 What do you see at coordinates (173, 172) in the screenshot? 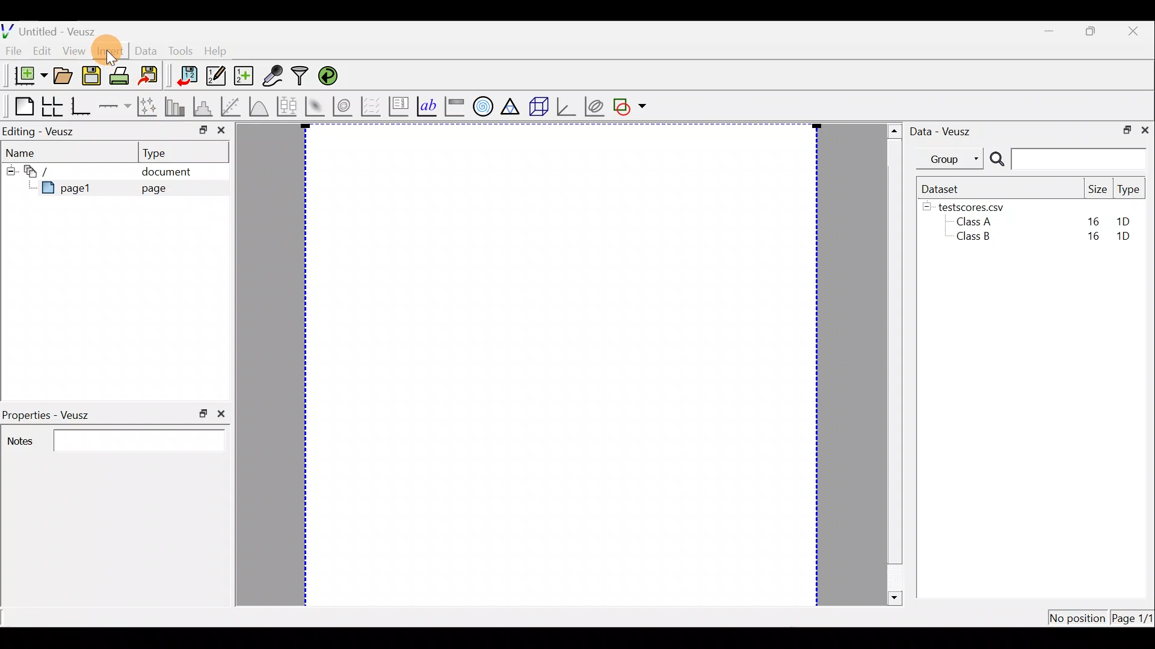
I see `document` at bounding box center [173, 172].